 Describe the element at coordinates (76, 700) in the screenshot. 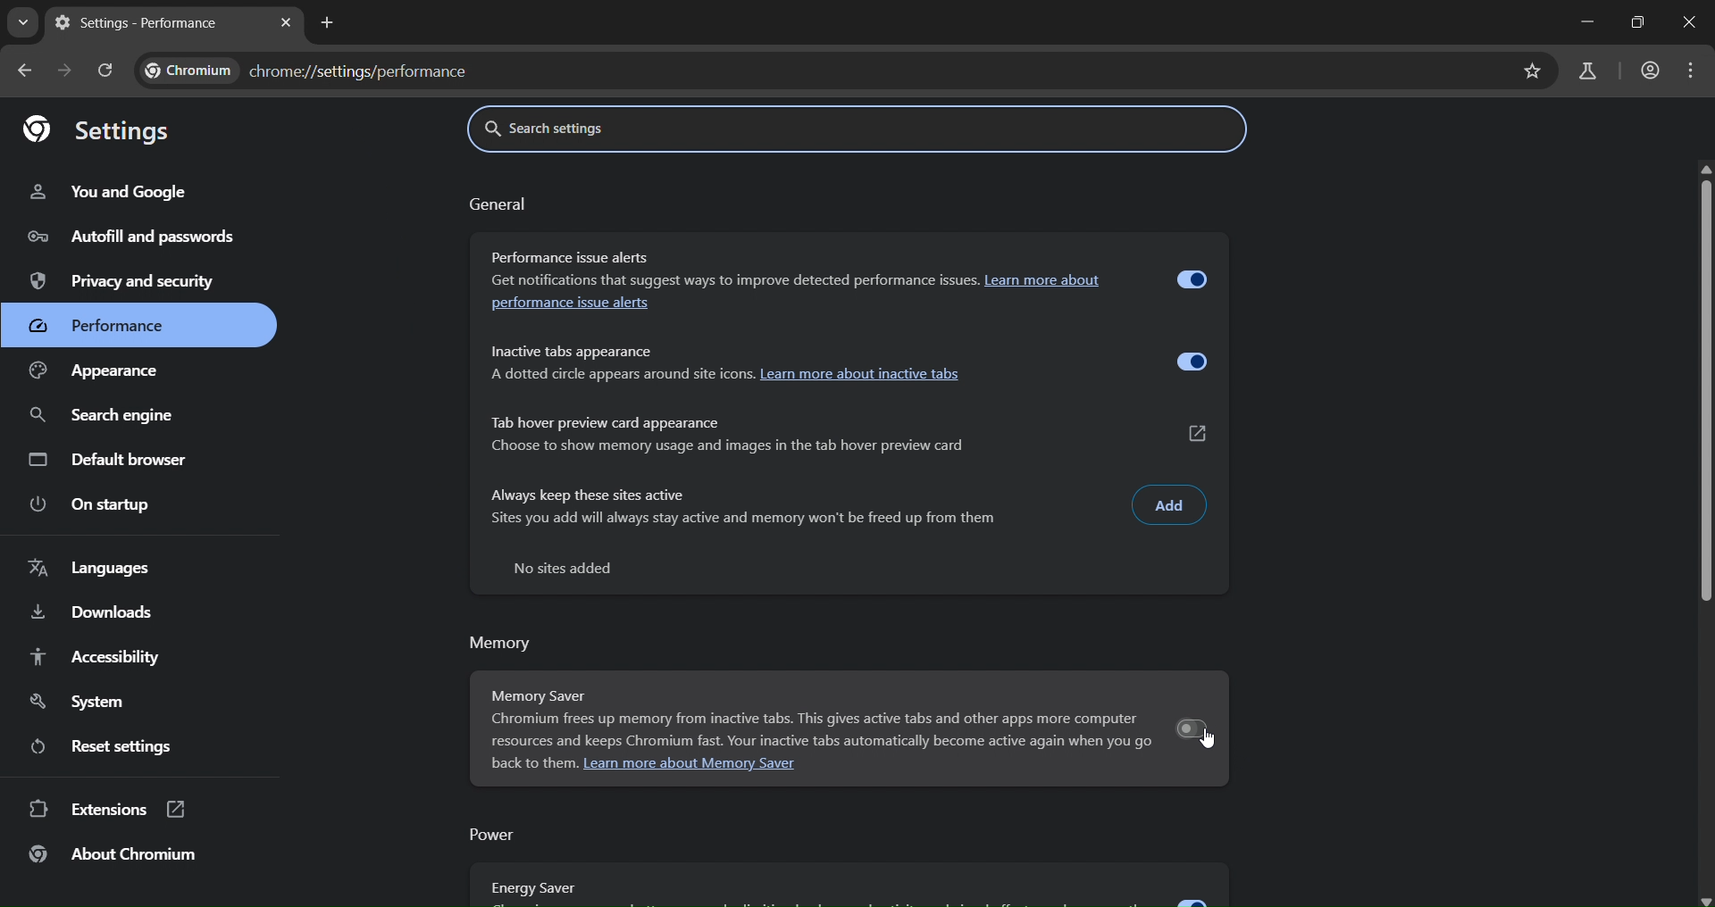

I see `System` at that location.